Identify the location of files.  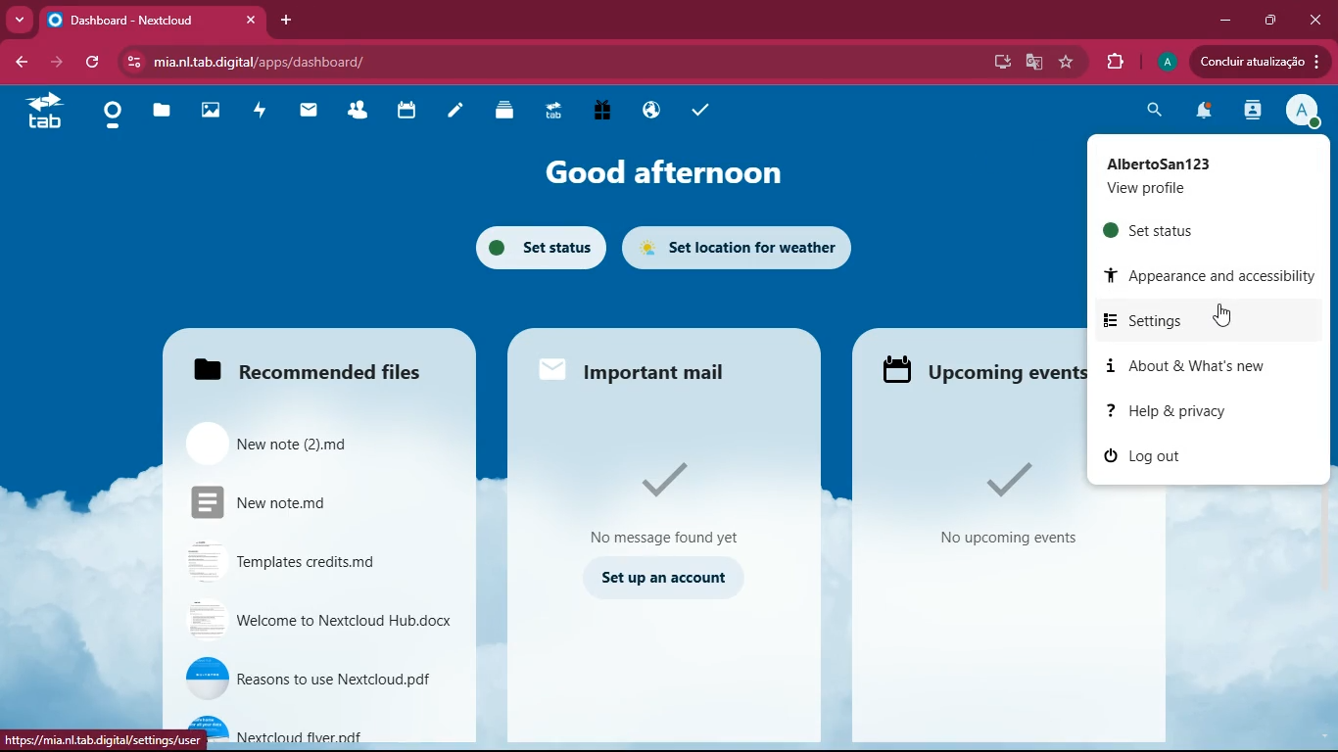
(158, 115).